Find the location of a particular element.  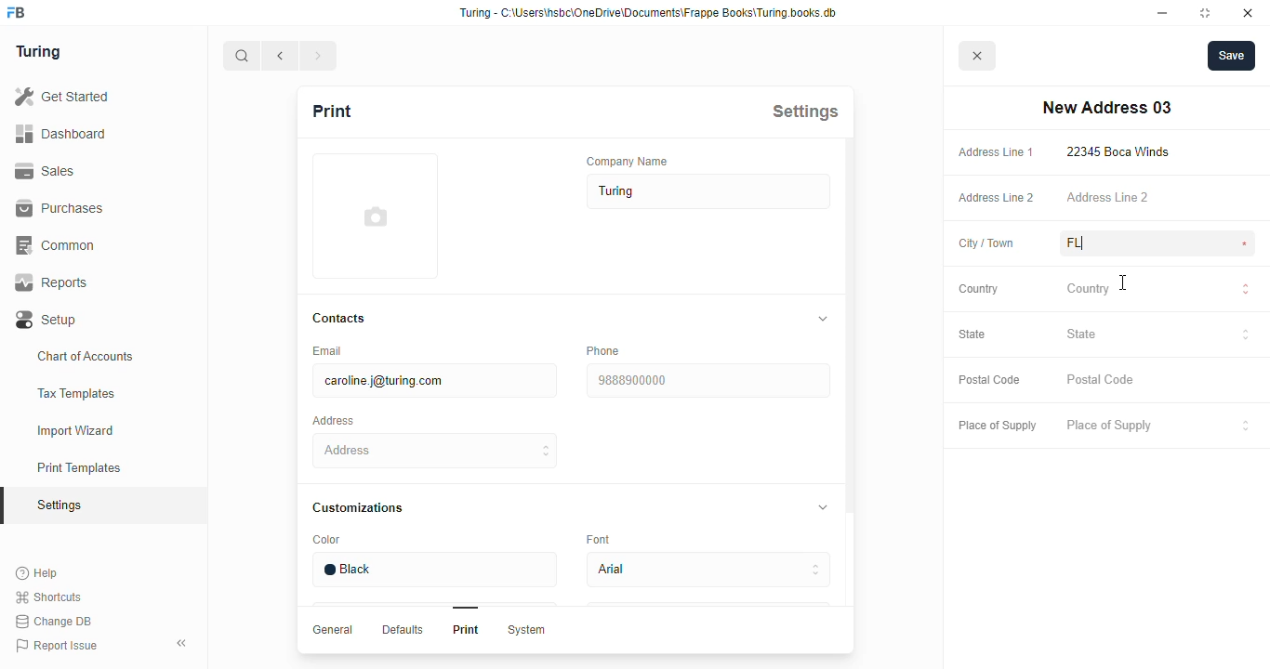

arial is located at coordinates (708, 571).